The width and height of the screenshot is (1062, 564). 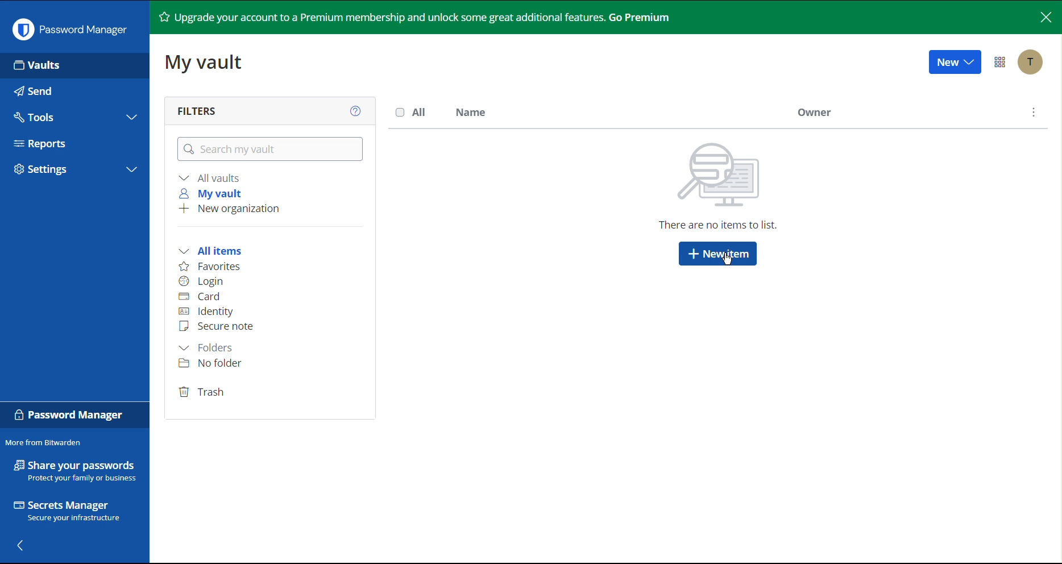 I want to click on Secrets Manager, so click(x=72, y=512).